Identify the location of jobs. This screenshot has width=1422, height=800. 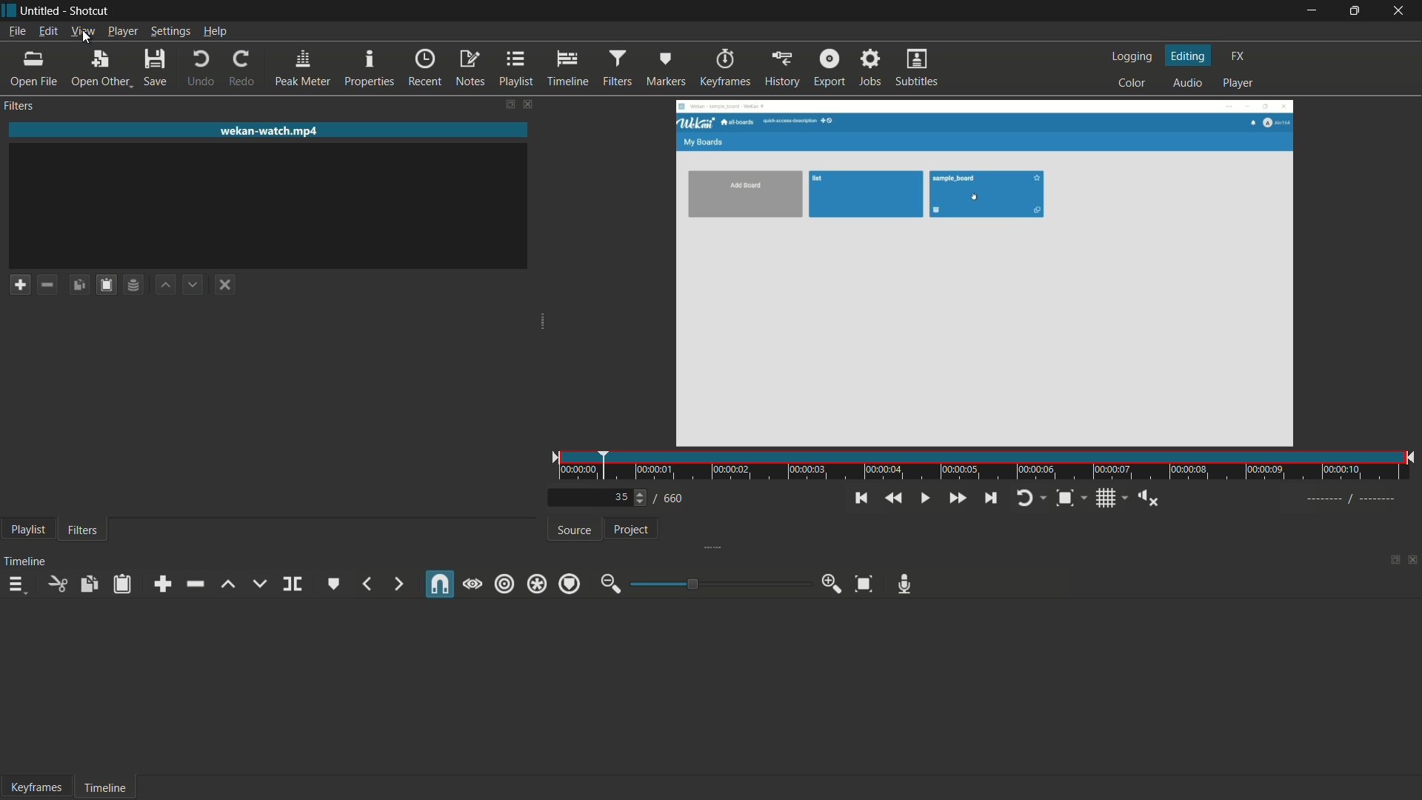
(868, 68).